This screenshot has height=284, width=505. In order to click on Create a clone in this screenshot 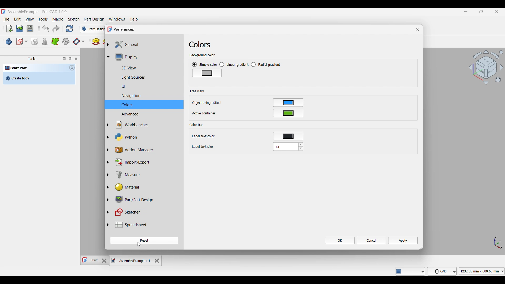, I will do `click(65, 42)`.